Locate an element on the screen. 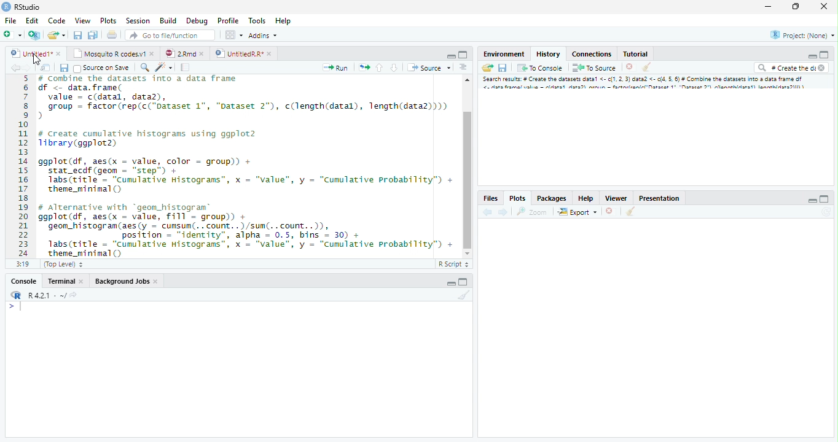 The height and width of the screenshot is (442, 838). 1:1 is located at coordinates (25, 263).